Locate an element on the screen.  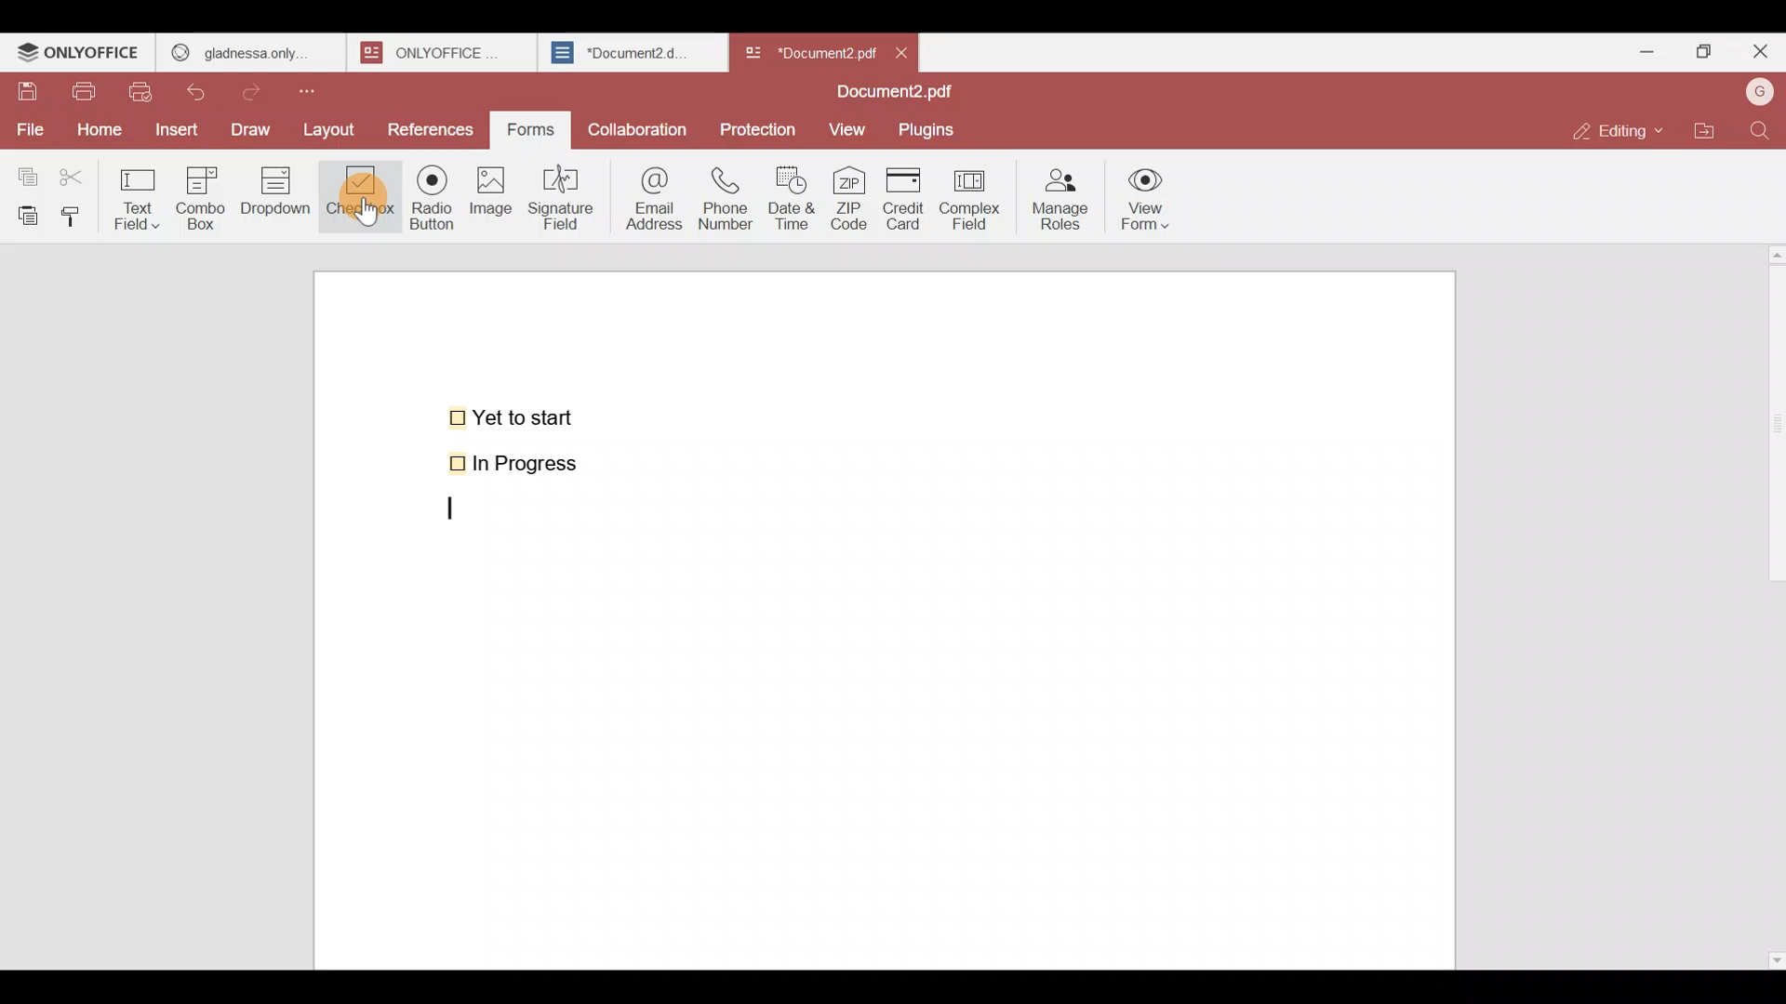
Signature field is located at coordinates (566, 195).